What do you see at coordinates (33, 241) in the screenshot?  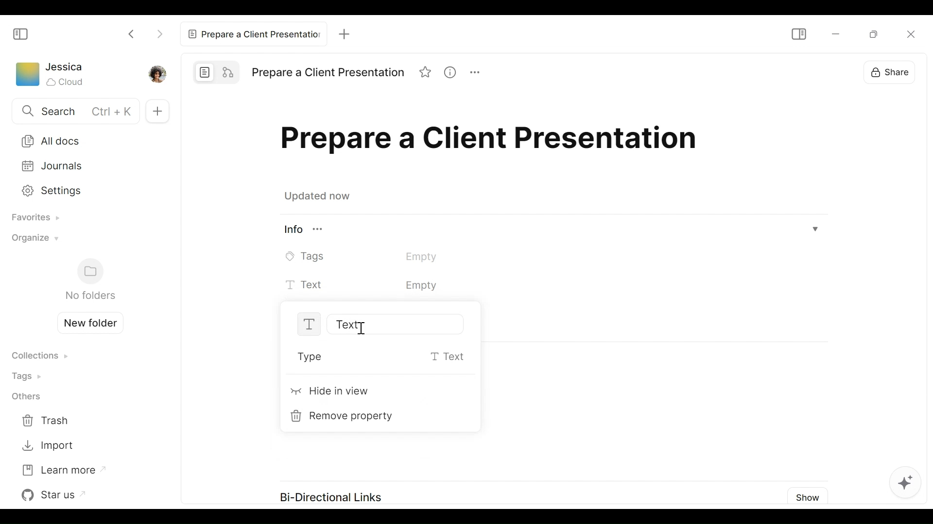 I see `Organize` at bounding box center [33, 241].